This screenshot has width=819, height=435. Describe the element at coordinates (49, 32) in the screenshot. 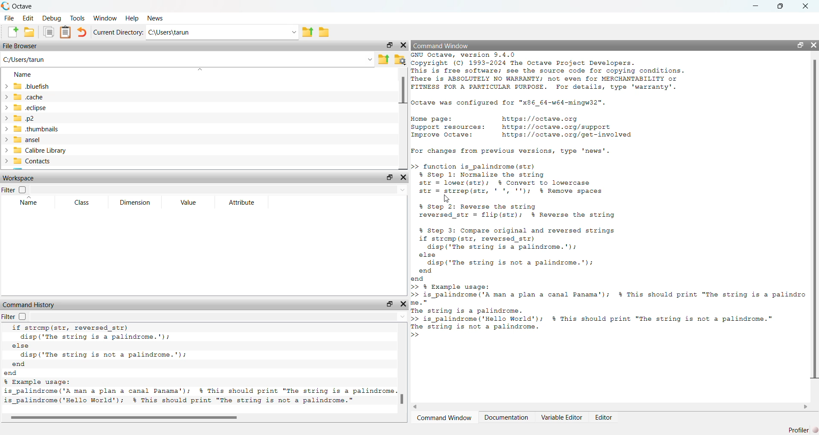

I see `copy` at that location.